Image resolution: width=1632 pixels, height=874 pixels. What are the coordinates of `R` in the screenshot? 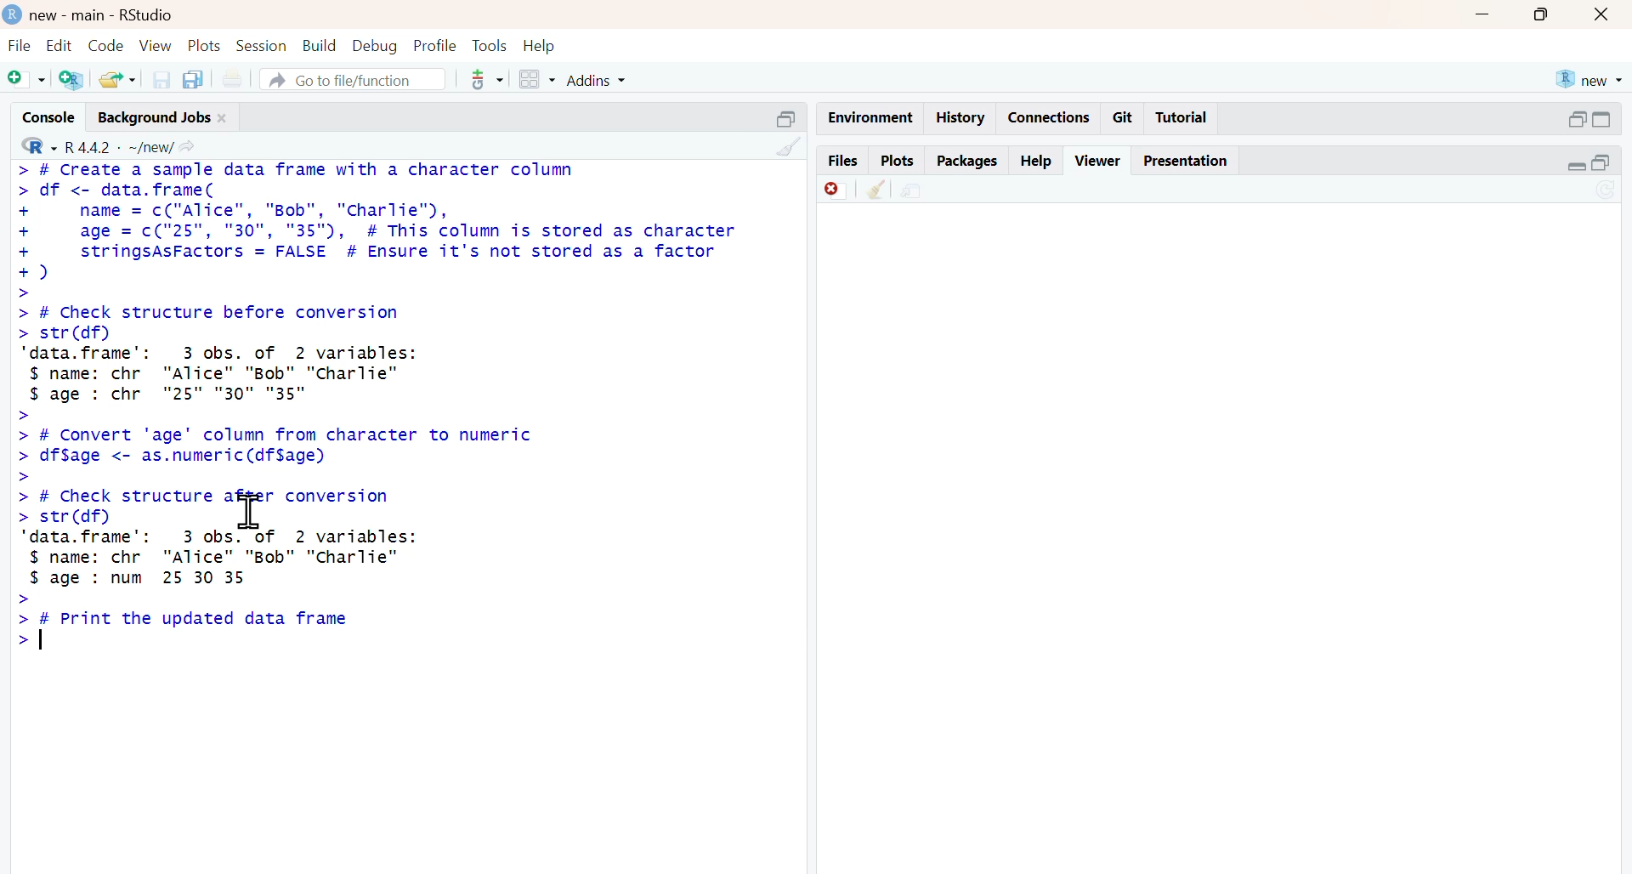 It's located at (39, 145).